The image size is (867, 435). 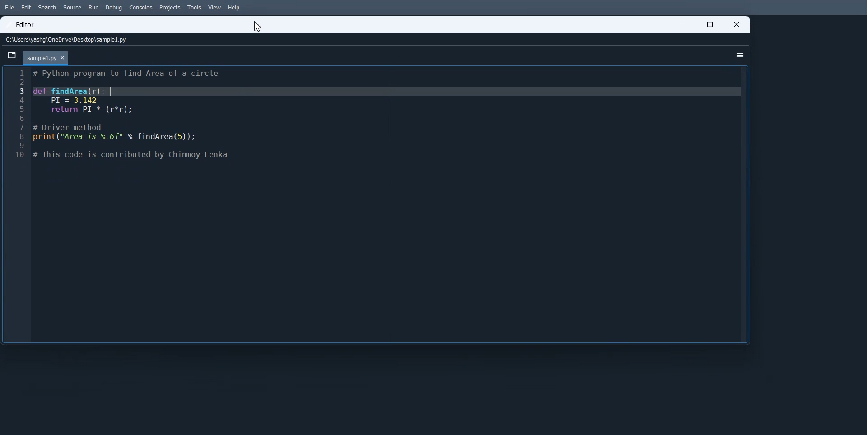 I want to click on Minimize, so click(x=680, y=26).